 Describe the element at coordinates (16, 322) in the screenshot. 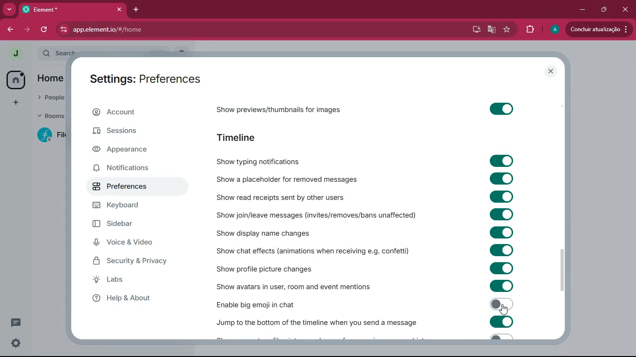

I see `conversation` at that location.